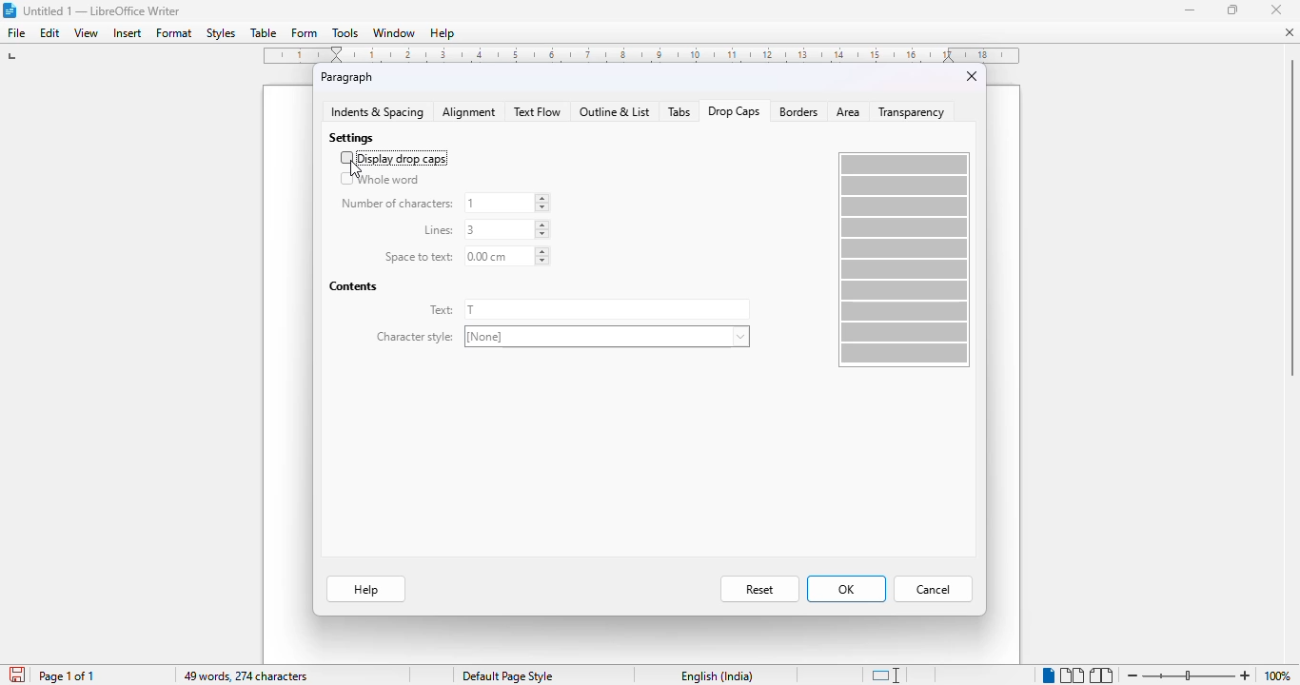 This screenshot has height=685, width=1300. I want to click on indents & spacing, so click(377, 112).